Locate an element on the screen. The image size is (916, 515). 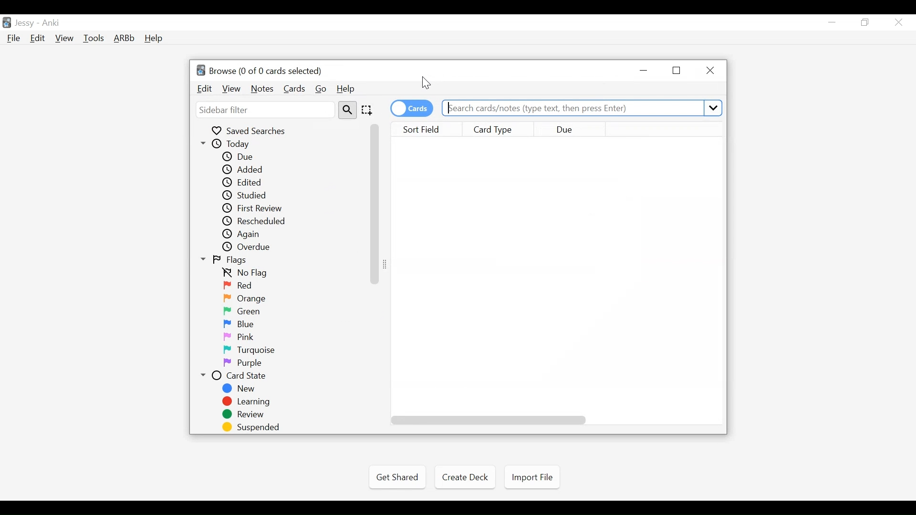
Edit is located at coordinates (38, 39).